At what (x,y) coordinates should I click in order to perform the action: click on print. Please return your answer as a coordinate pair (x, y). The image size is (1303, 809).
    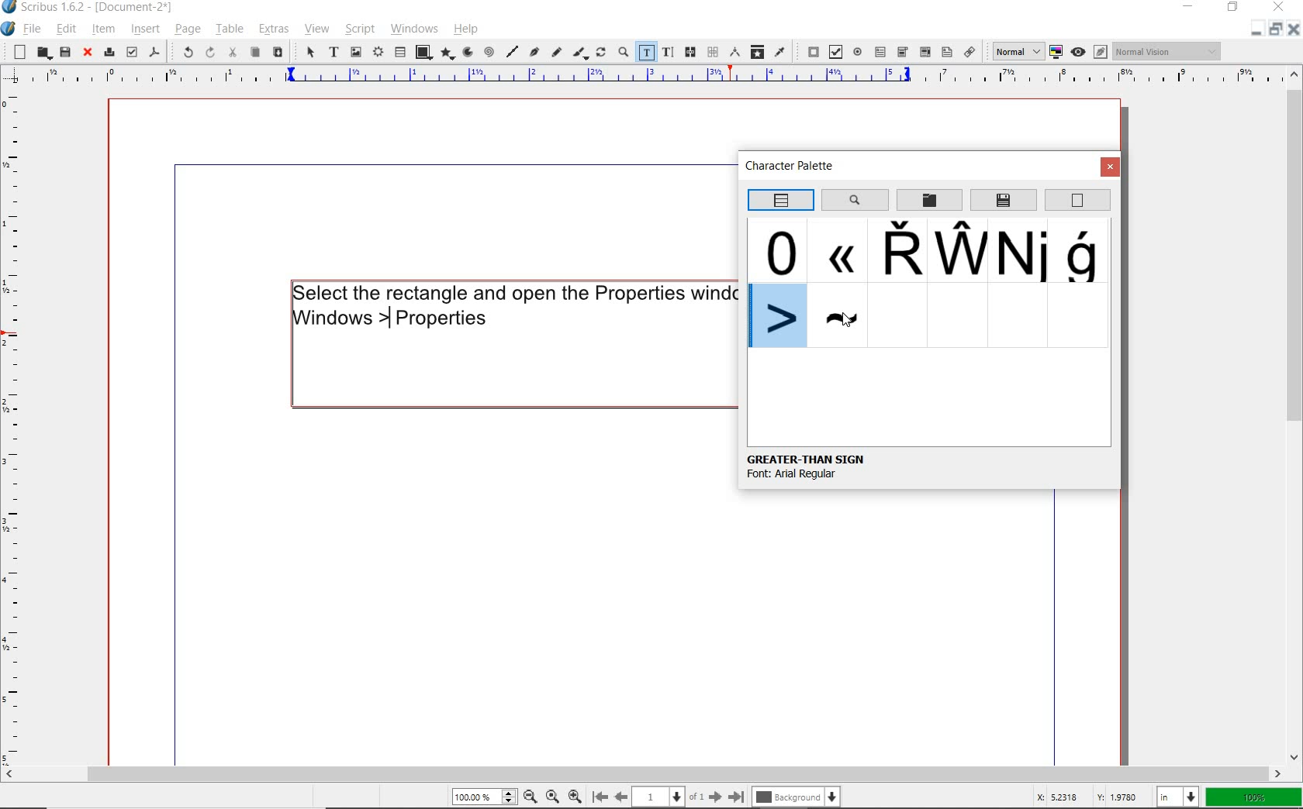
    Looking at the image, I should click on (108, 52).